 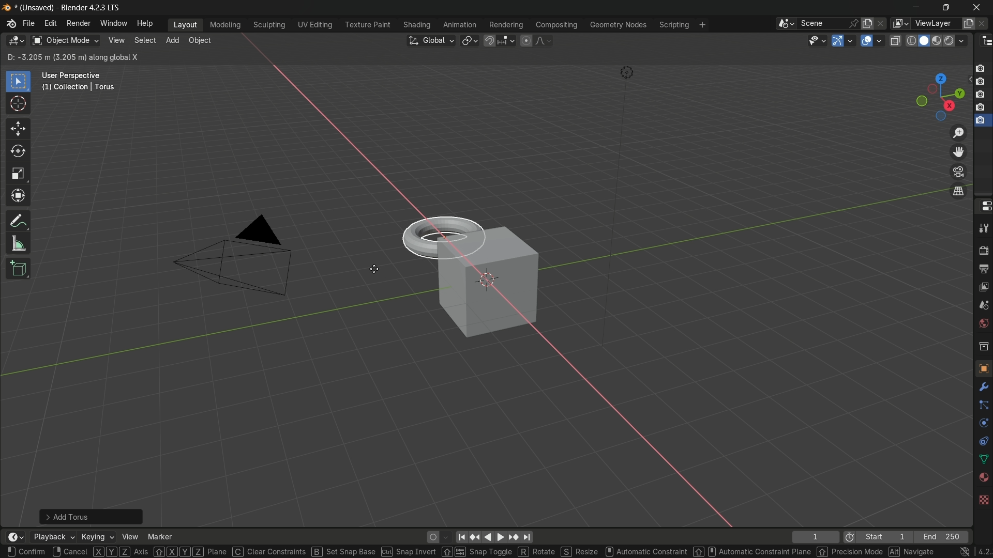 What do you see at coordinates (115, 40) in the screenshot?
I see `view` at bounding box center [115, 40].